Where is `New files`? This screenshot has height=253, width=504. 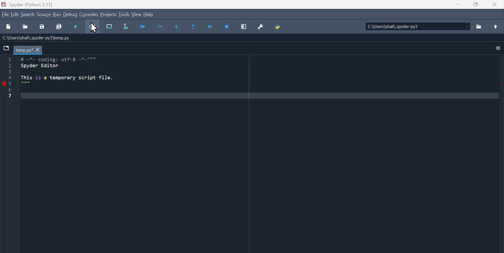 New files is located at coordinates (7, 27).